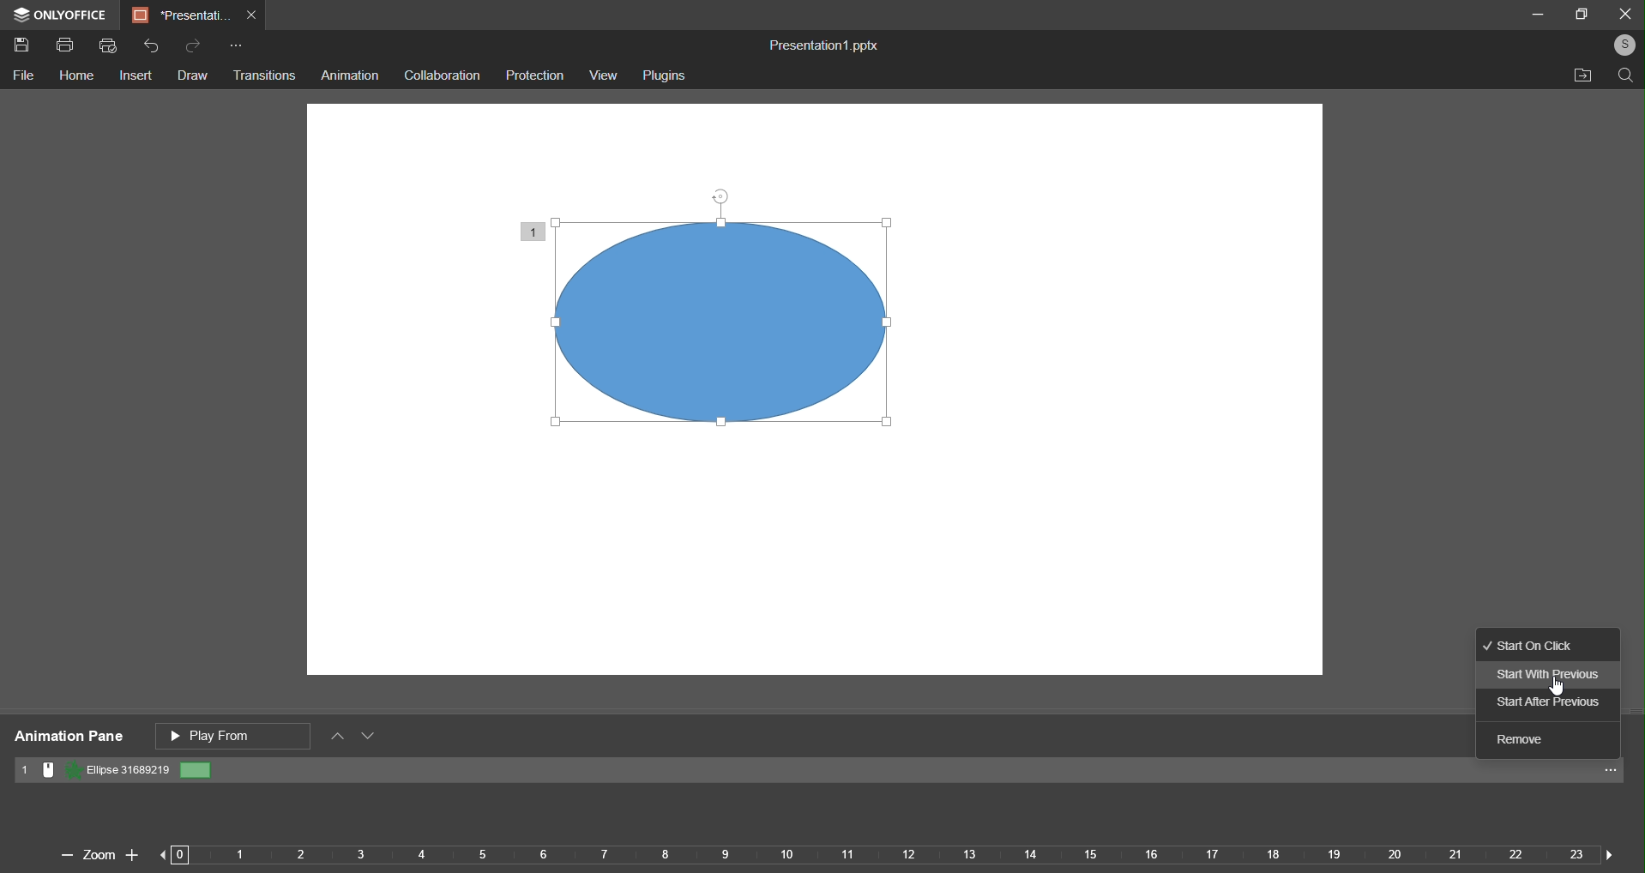 Image resolution: width=1645 pixels, height=873 pixels. Describe the element at coordinates (194, 45) in the screenshot. I see `Redo` at that location.